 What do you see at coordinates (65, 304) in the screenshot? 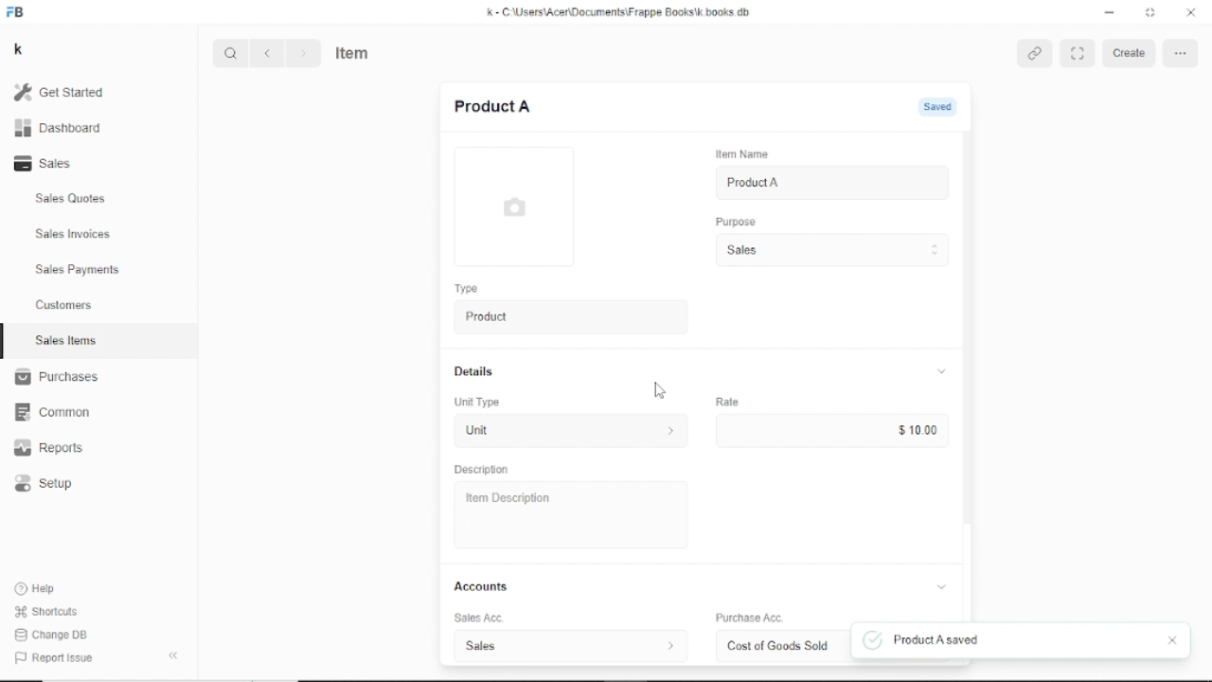
I see `Customers` at bounding box center [65, 304].